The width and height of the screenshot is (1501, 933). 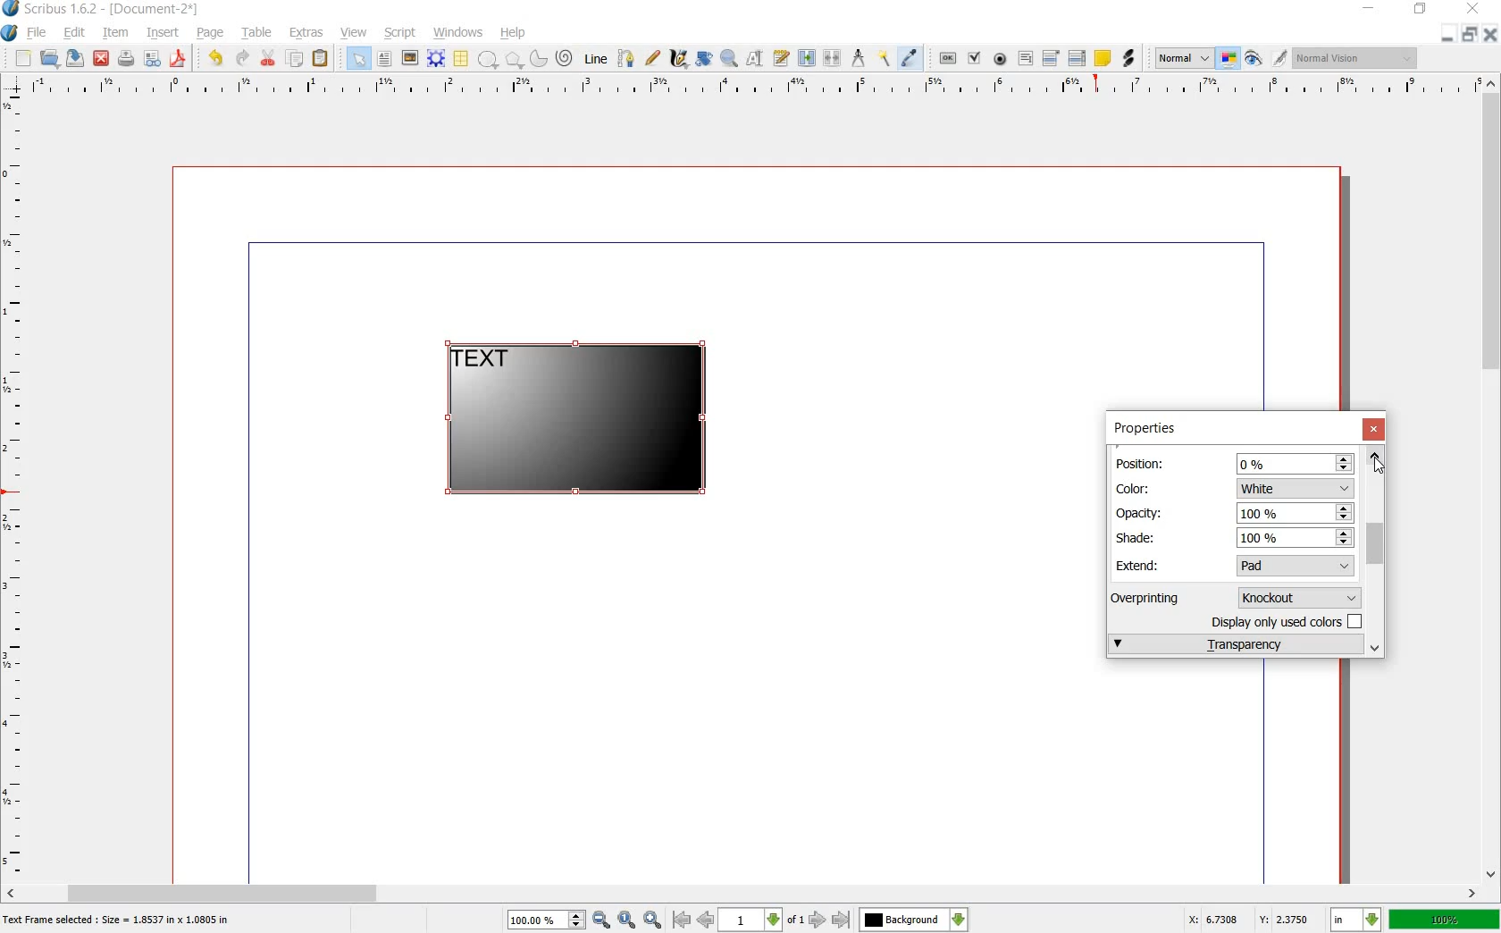 I want to click on new, so click(x=23, y=59).